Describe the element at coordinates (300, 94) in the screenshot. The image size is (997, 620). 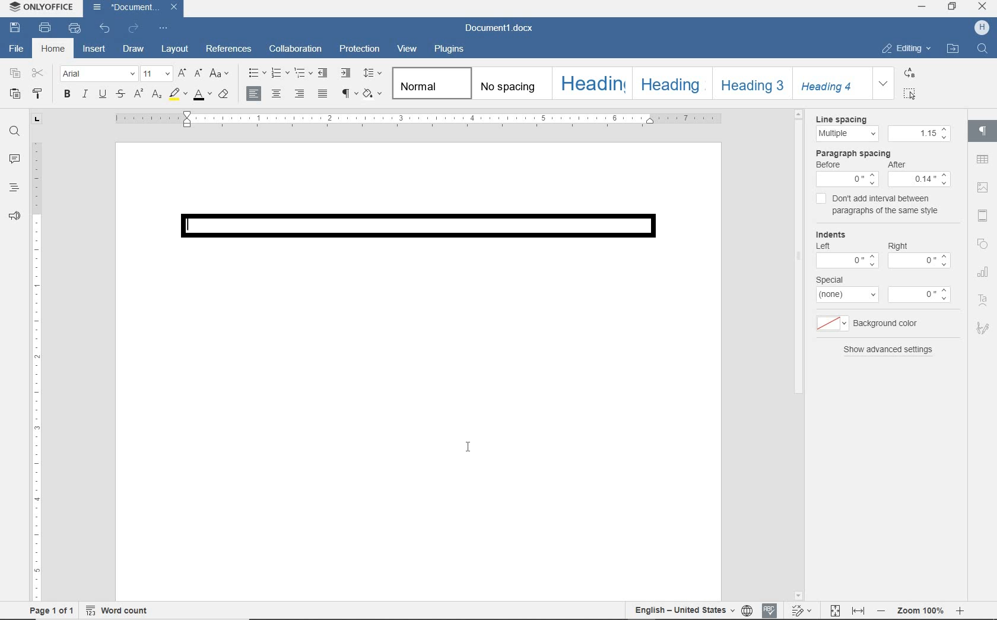
I see `align right` at that location.